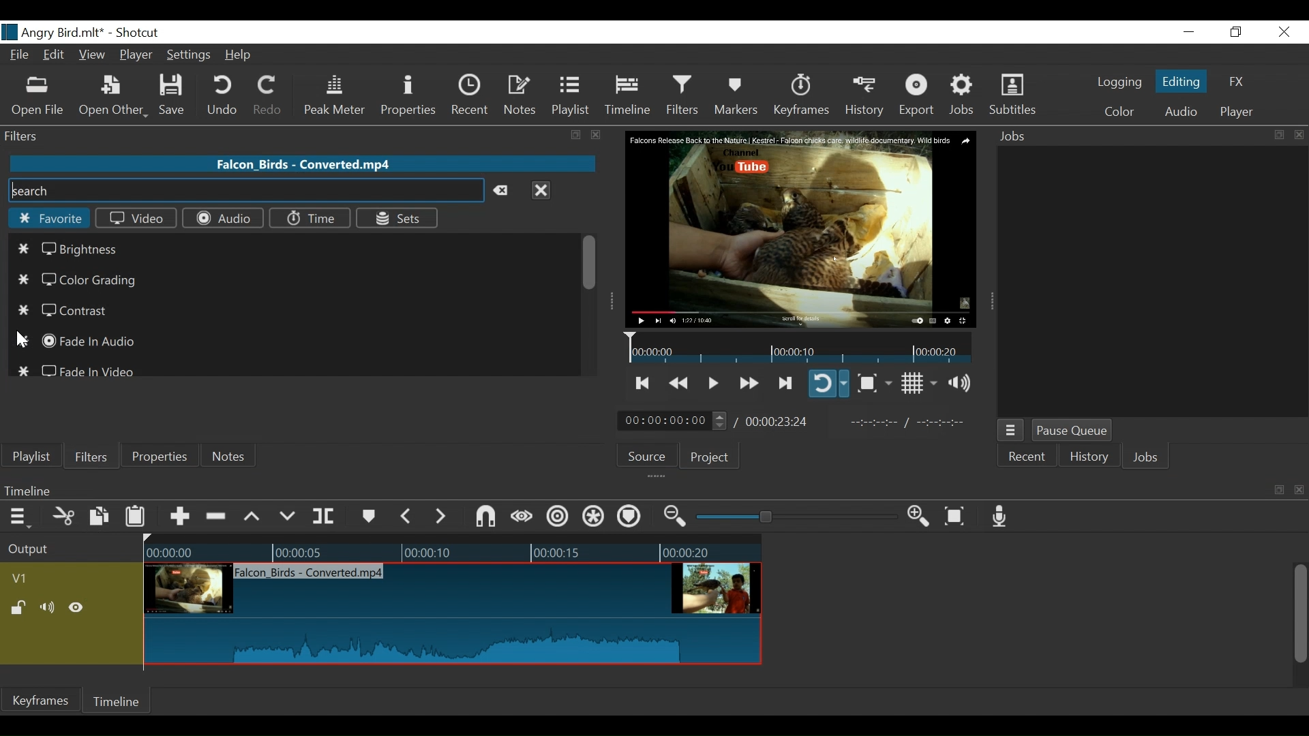  What do you see at coordinates (40, 700) in the screenshot?
I see `Keyframes` at bounding box center [40, 700].